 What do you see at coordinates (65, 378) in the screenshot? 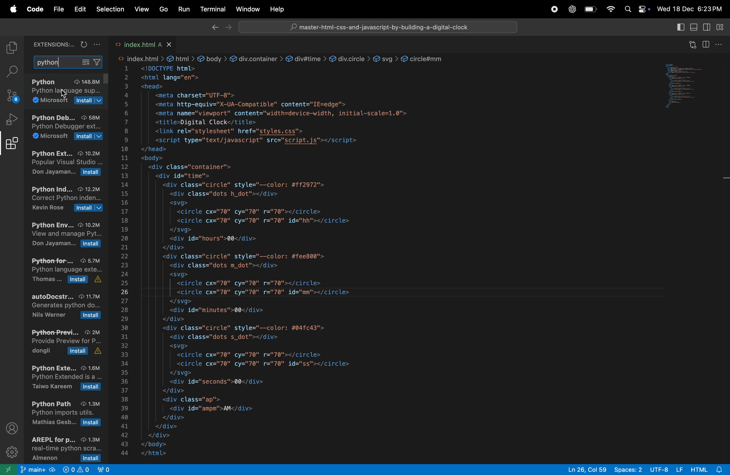
I see `python boot strap extension` at bounding box center [65, 378].